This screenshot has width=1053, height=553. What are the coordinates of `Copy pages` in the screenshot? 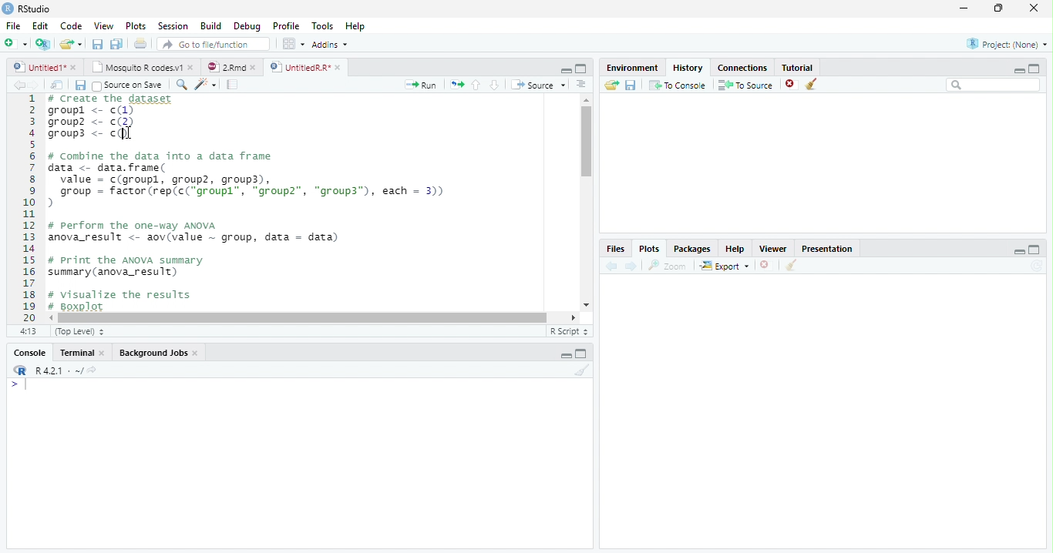 It's located at (455, 84).